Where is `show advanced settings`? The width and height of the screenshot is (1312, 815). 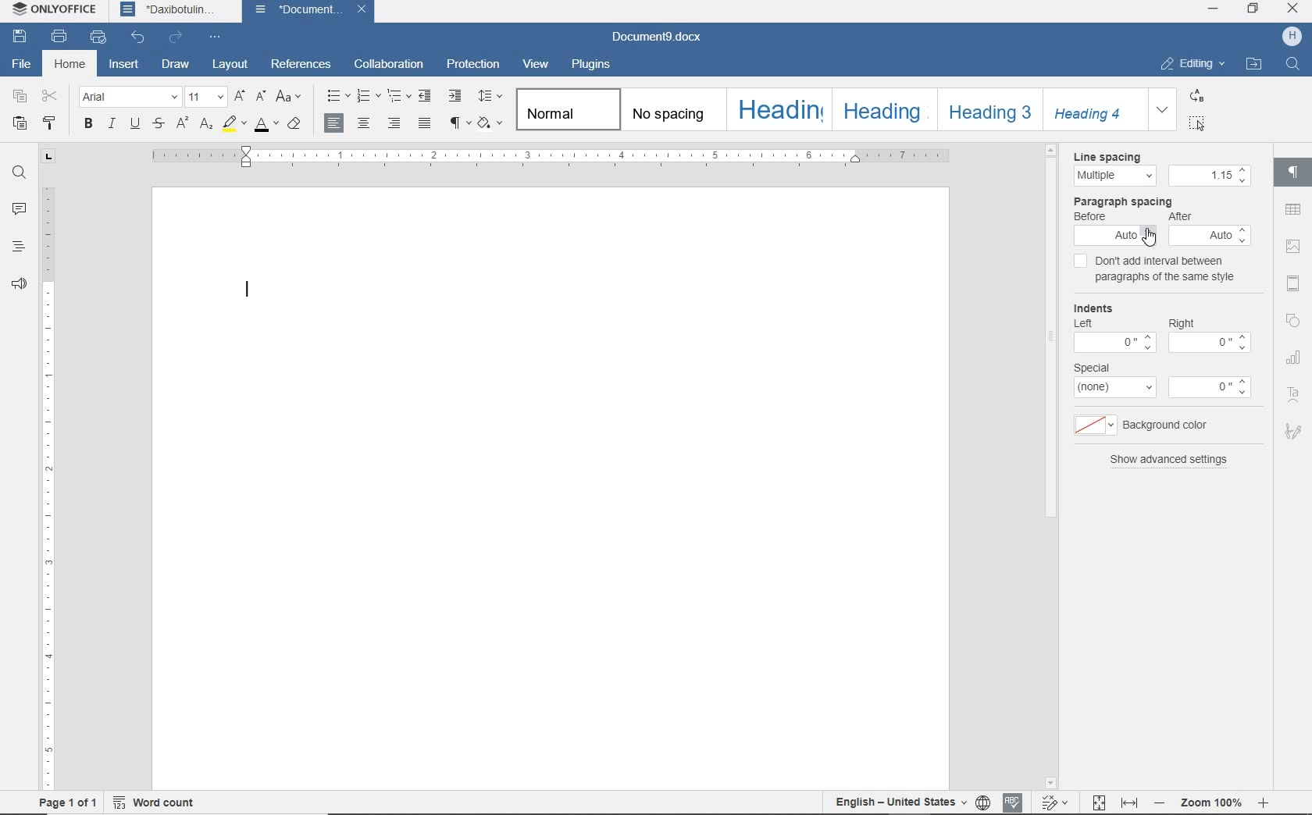
show advanced settings is located at coordinates (1170, 460).